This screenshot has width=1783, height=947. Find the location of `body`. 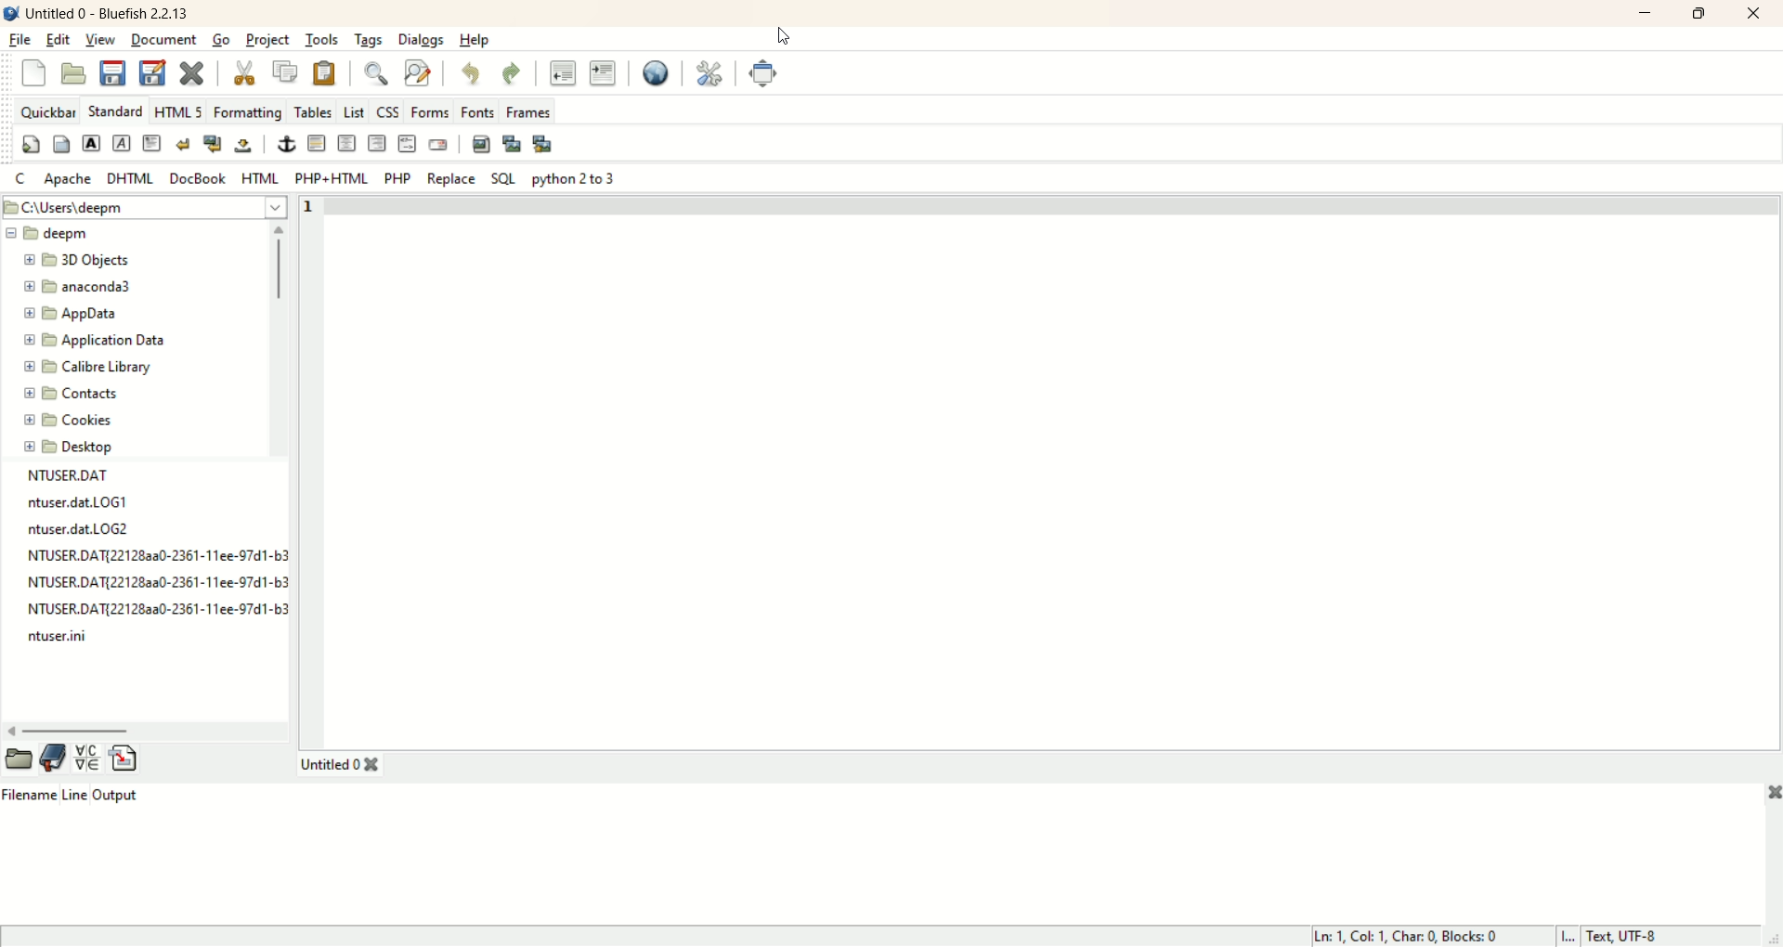

body is located at coordinates (63, 144).